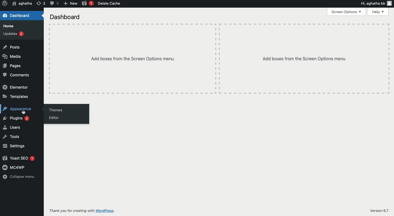 This screenshot has width=394, height=216. Describe the element at coordinates (11, 137) in the screenshot. I see `Tools` at that location.